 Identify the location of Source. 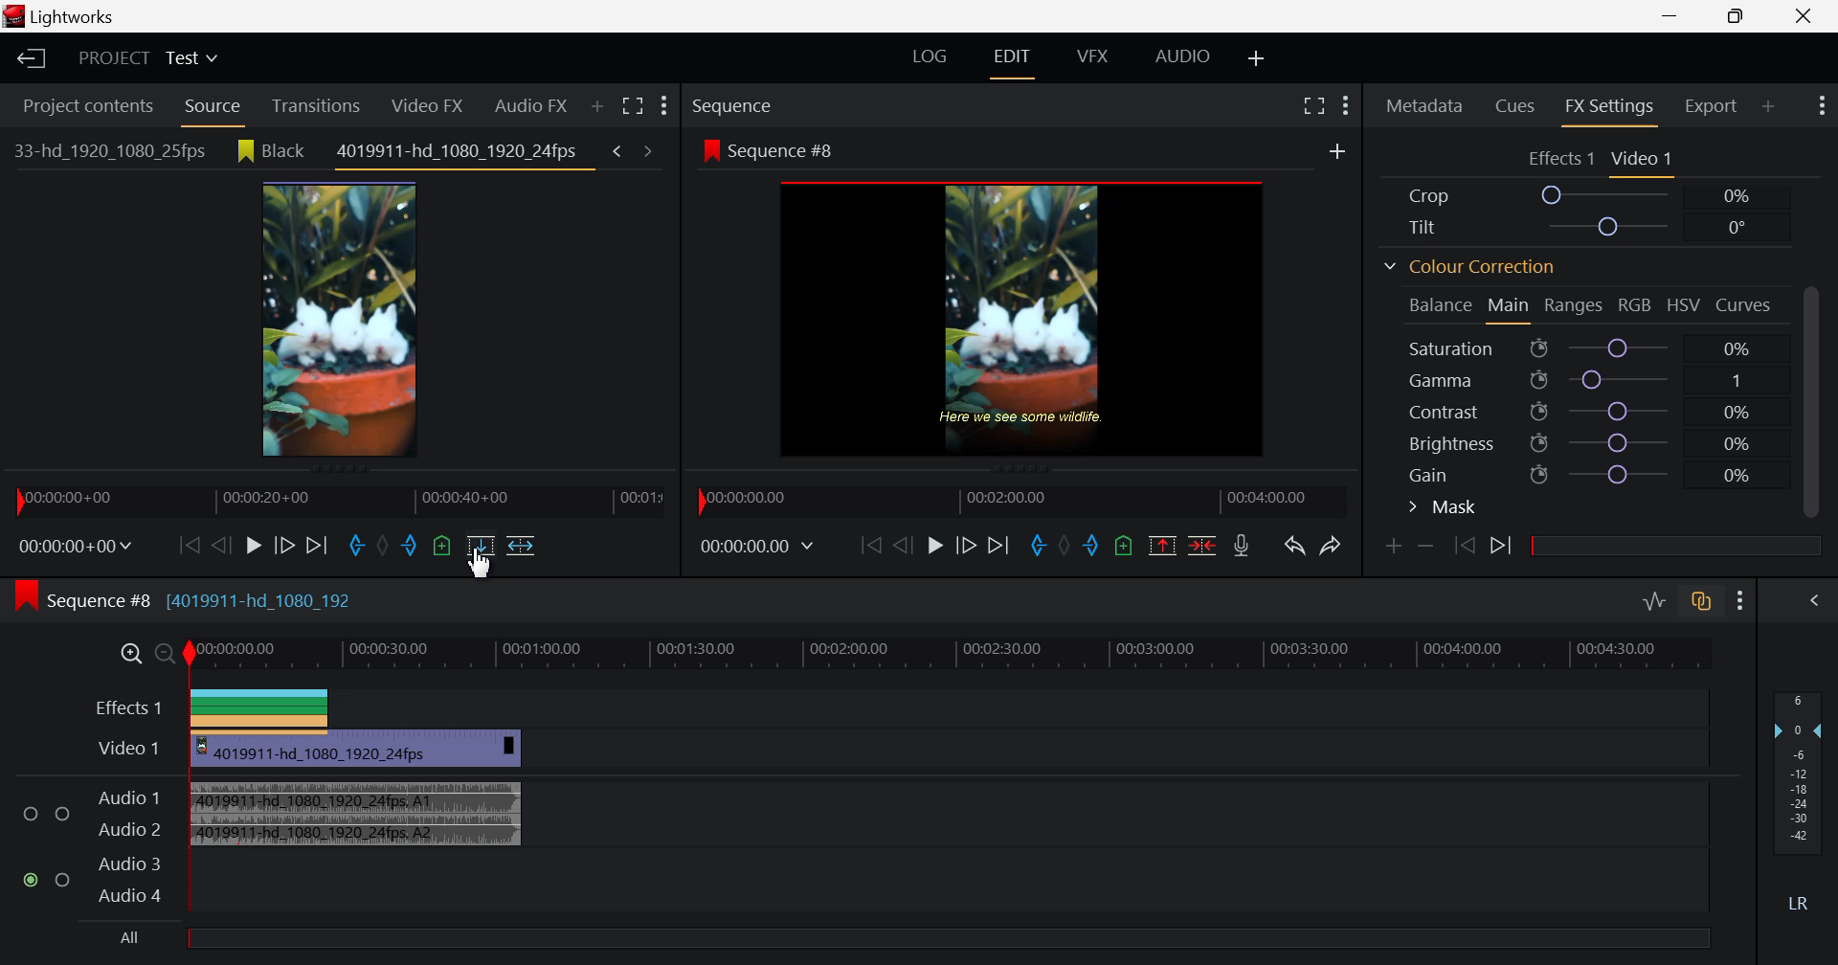
(212, 107).